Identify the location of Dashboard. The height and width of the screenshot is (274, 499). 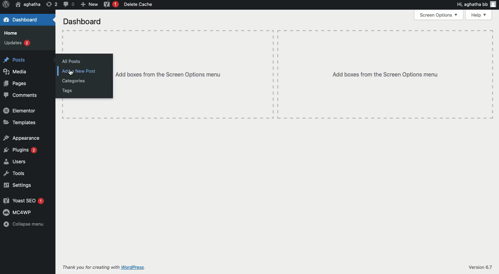
(84, 21).